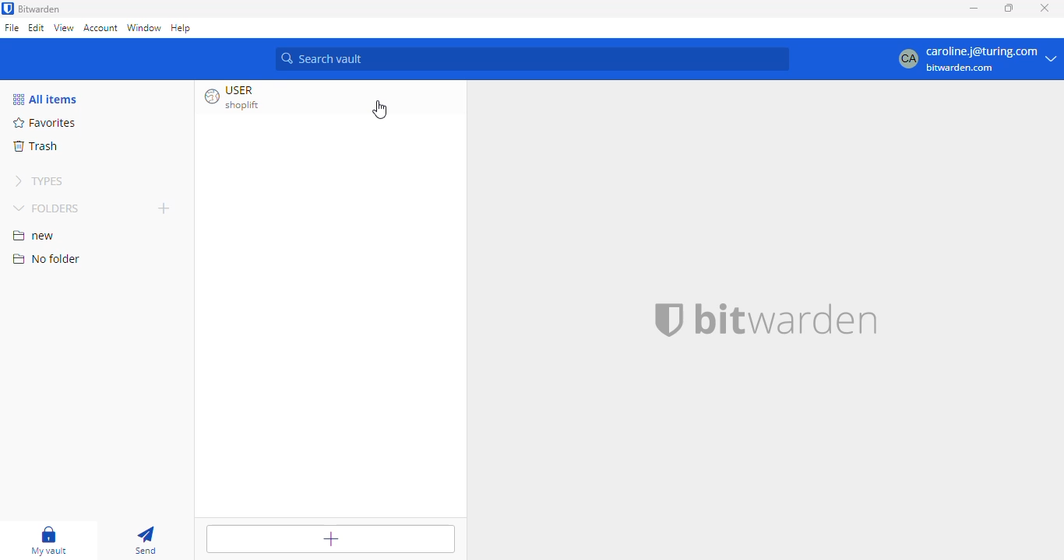 This screenshot has height=560, width=1064. What do you see at coordinates (8, 9) in the screenshot?
I see `logo` at bounding box center [8, 9].